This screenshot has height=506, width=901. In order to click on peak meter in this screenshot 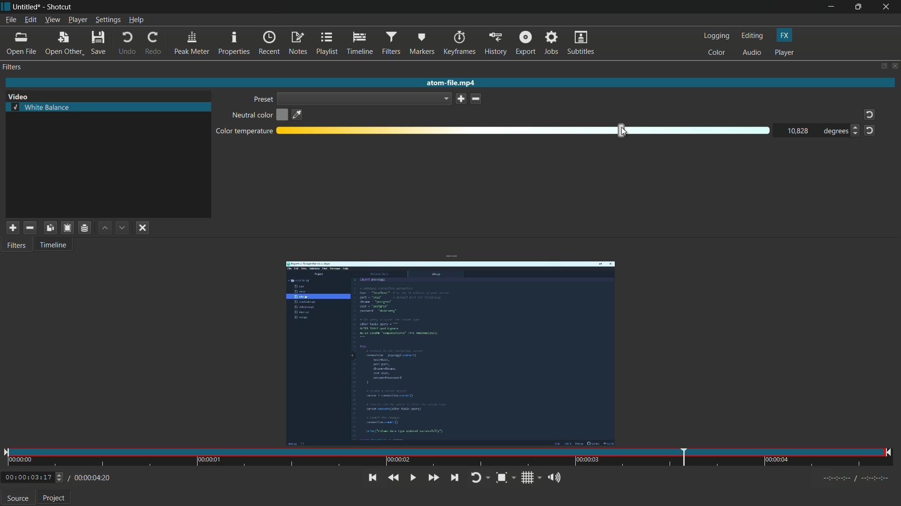, I will do `click(192, 43)`.